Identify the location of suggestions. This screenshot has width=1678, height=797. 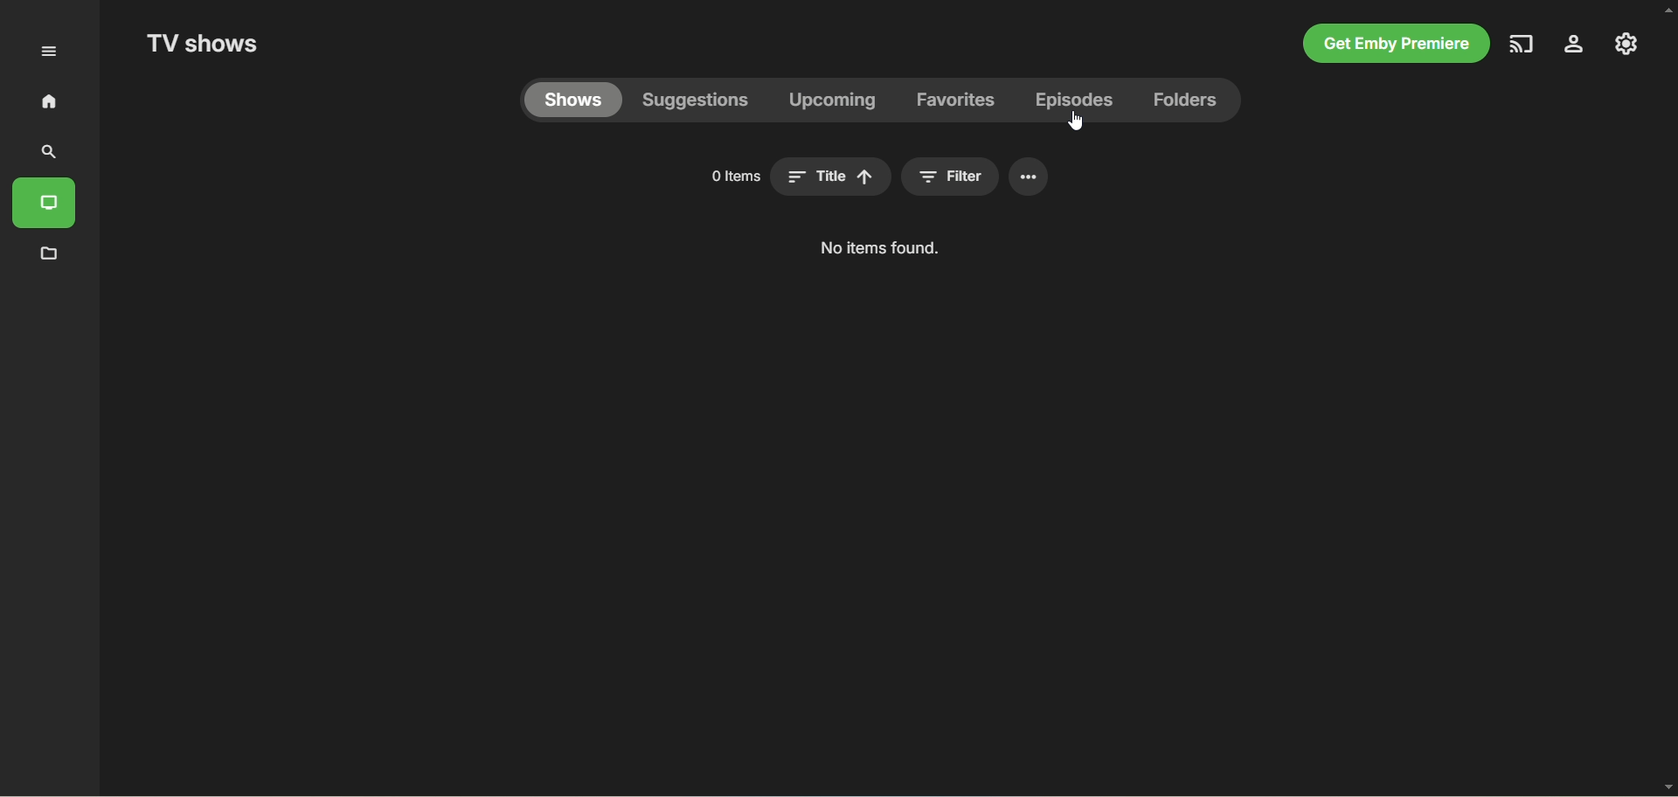
(696, 102).